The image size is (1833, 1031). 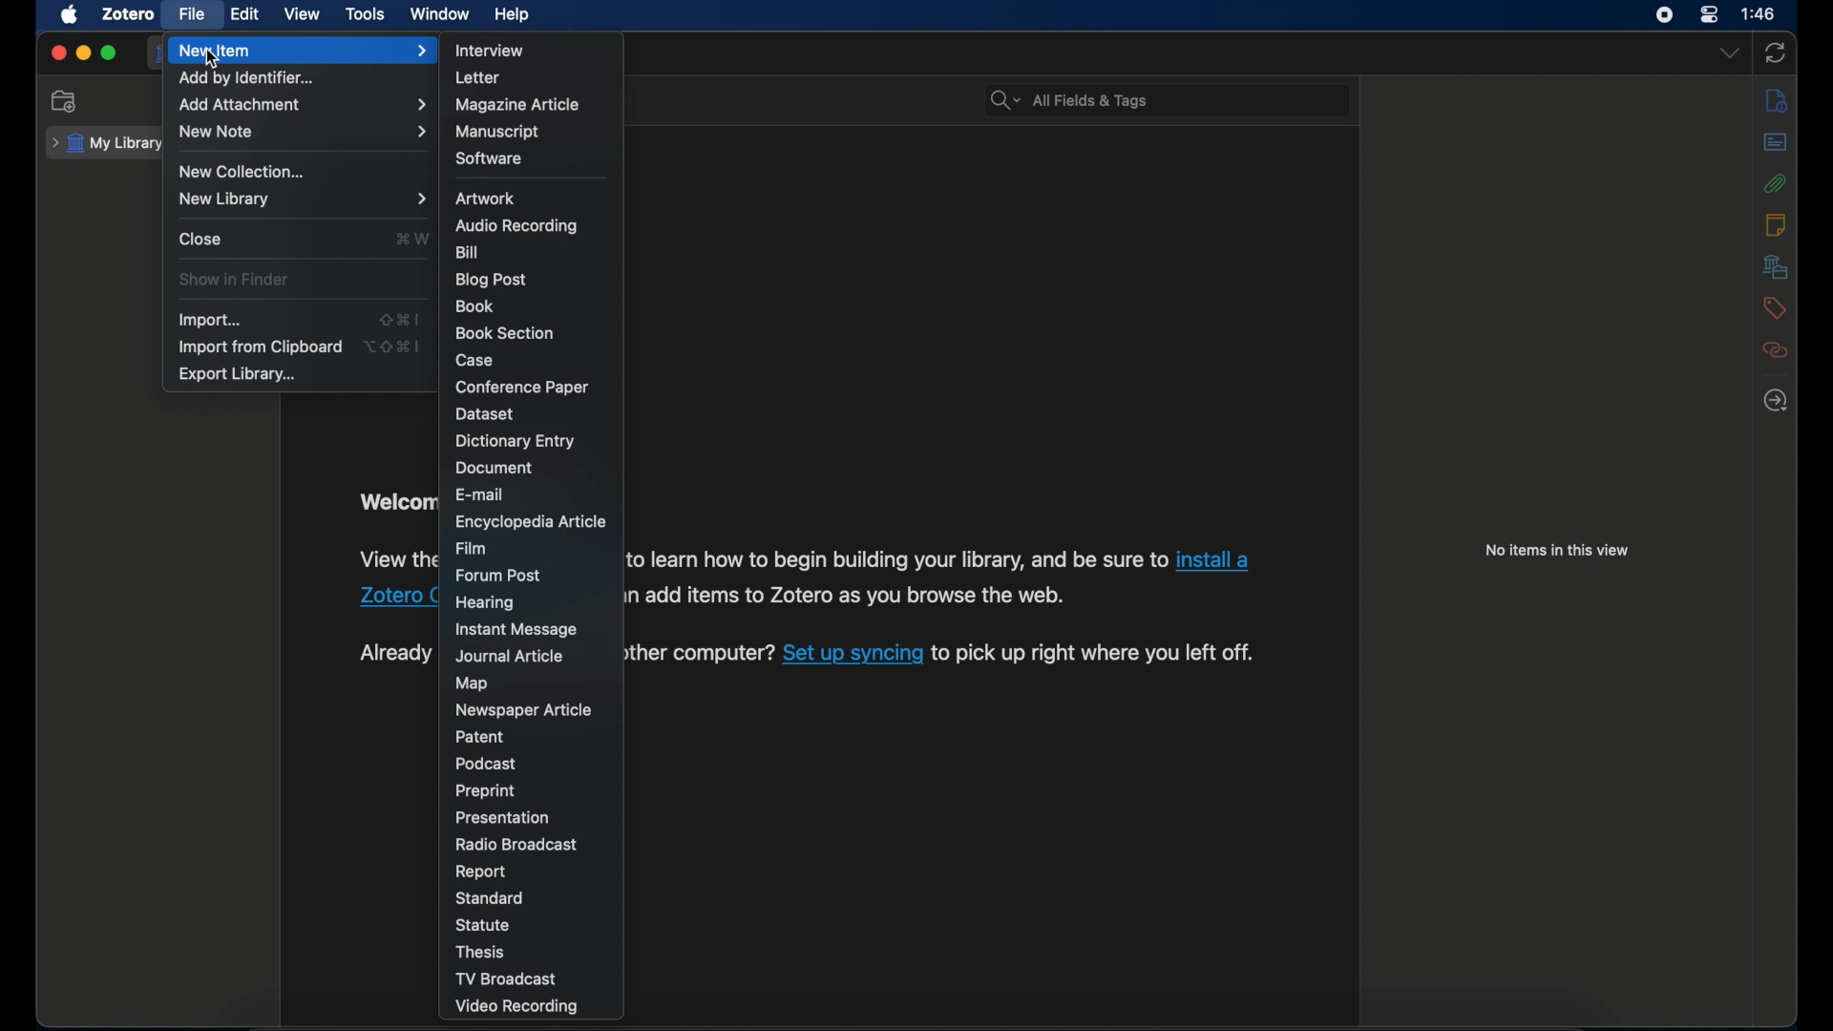 I want to click on apple, so click(x=68, y=15).